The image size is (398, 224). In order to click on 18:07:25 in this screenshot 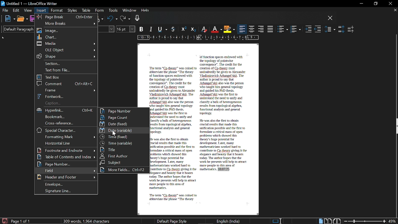, I will do `click(224, 170)`.